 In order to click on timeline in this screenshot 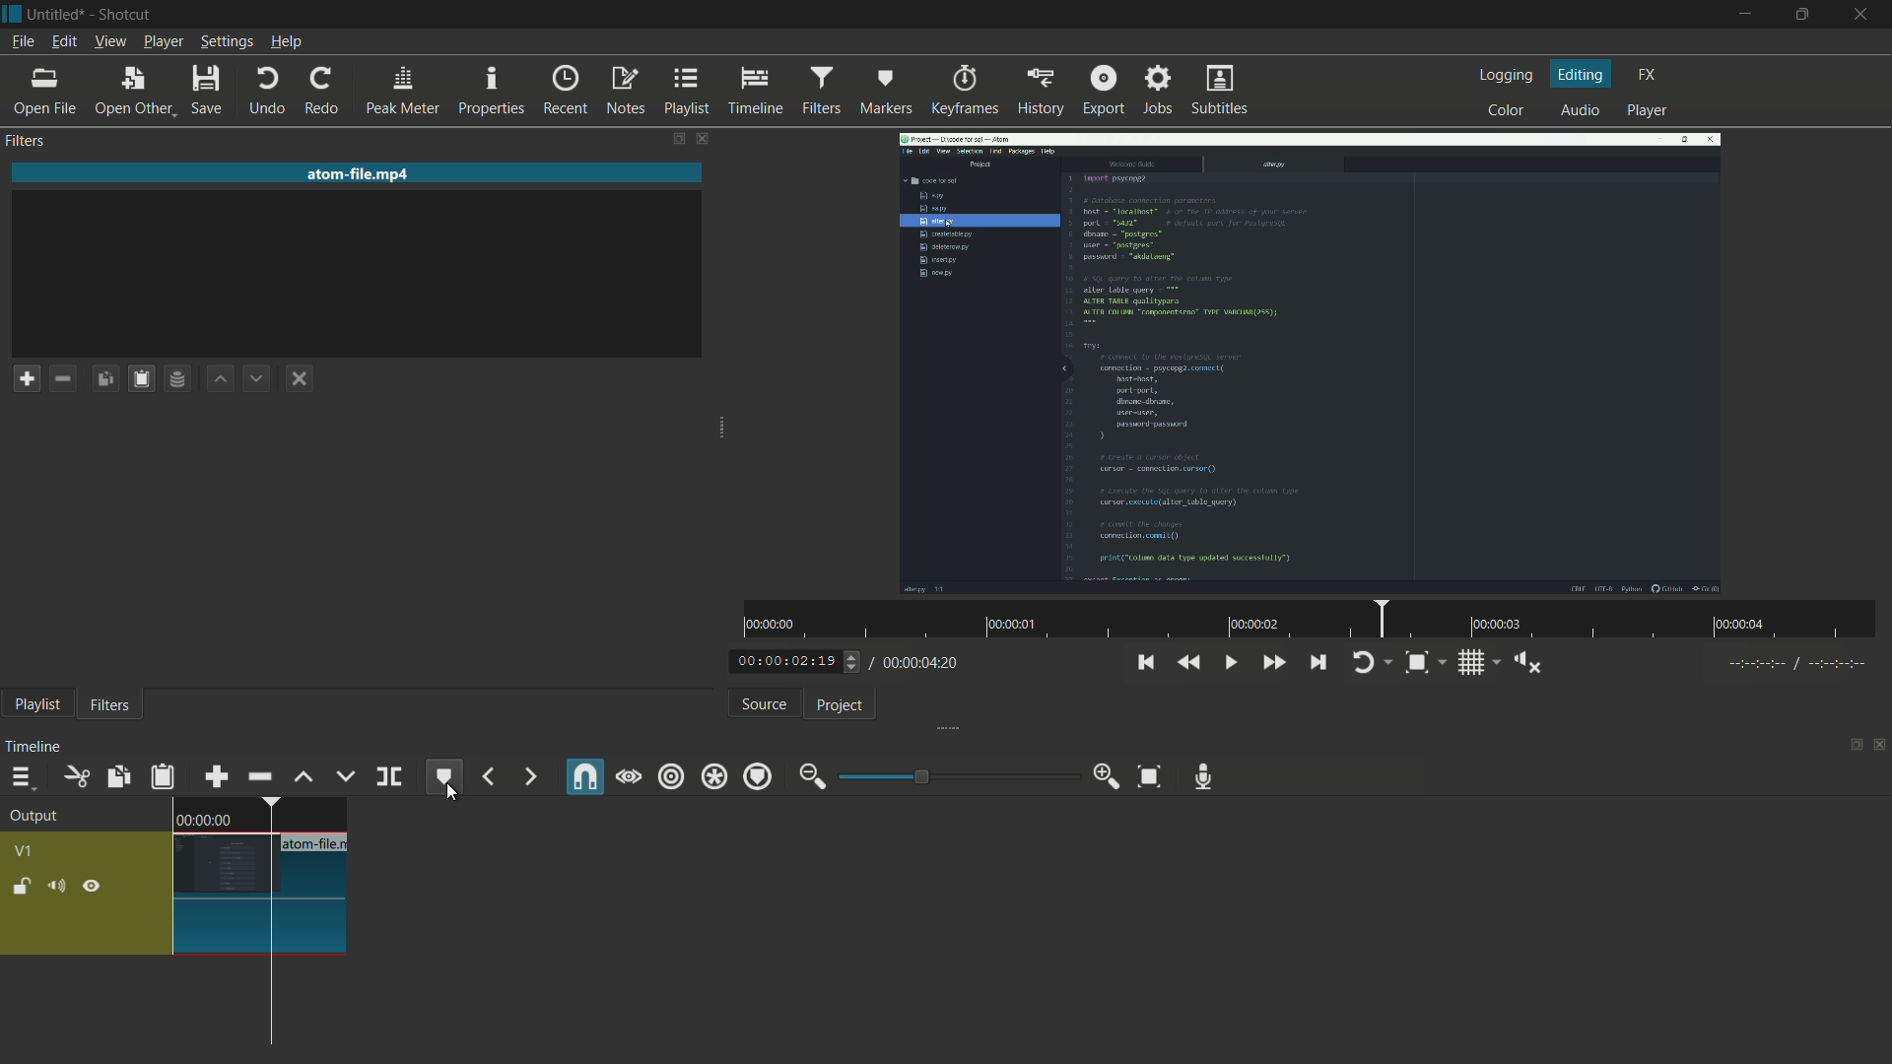, I will do `click(753, 91)`.